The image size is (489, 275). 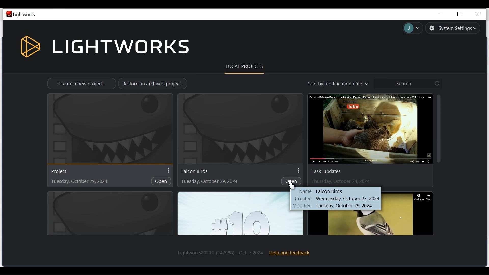 I want to click on Lightwork Project Brwser View, so click(x=106, y=47).